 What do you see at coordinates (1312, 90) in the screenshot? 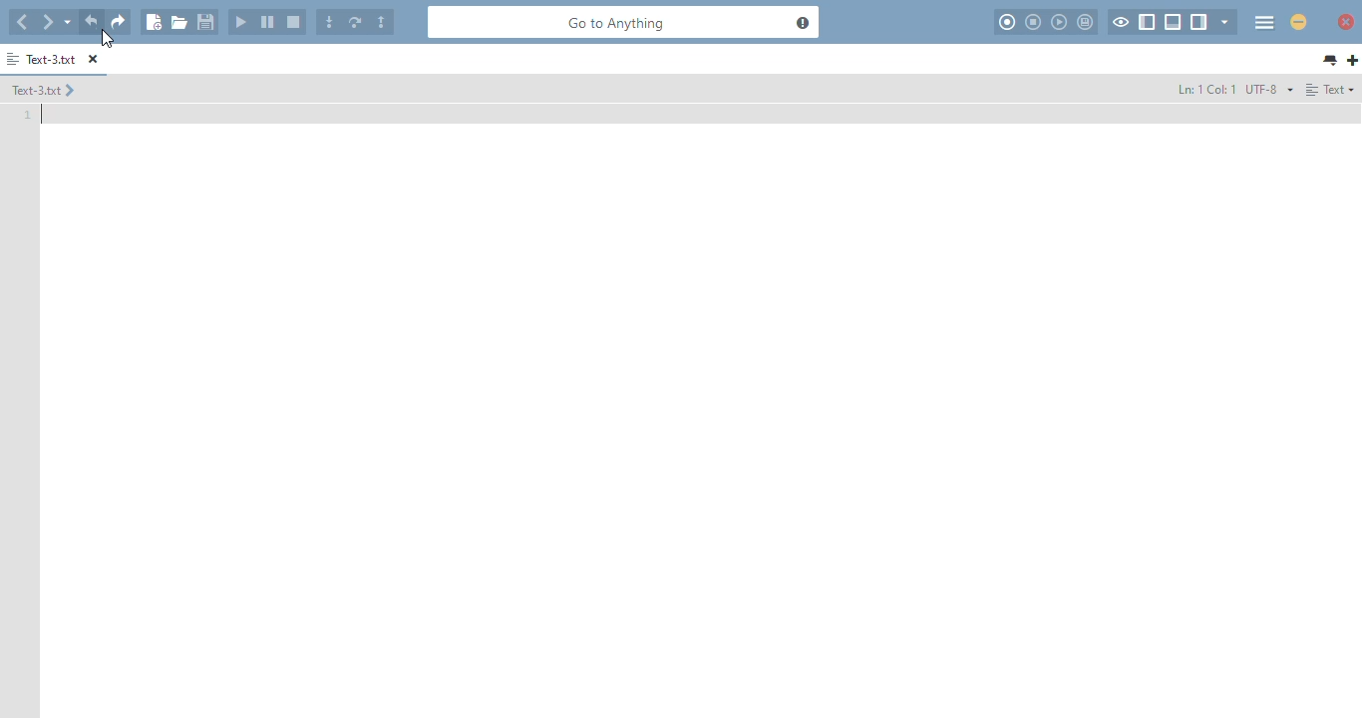
I see `Align left` at bounding box center [1312, 90].